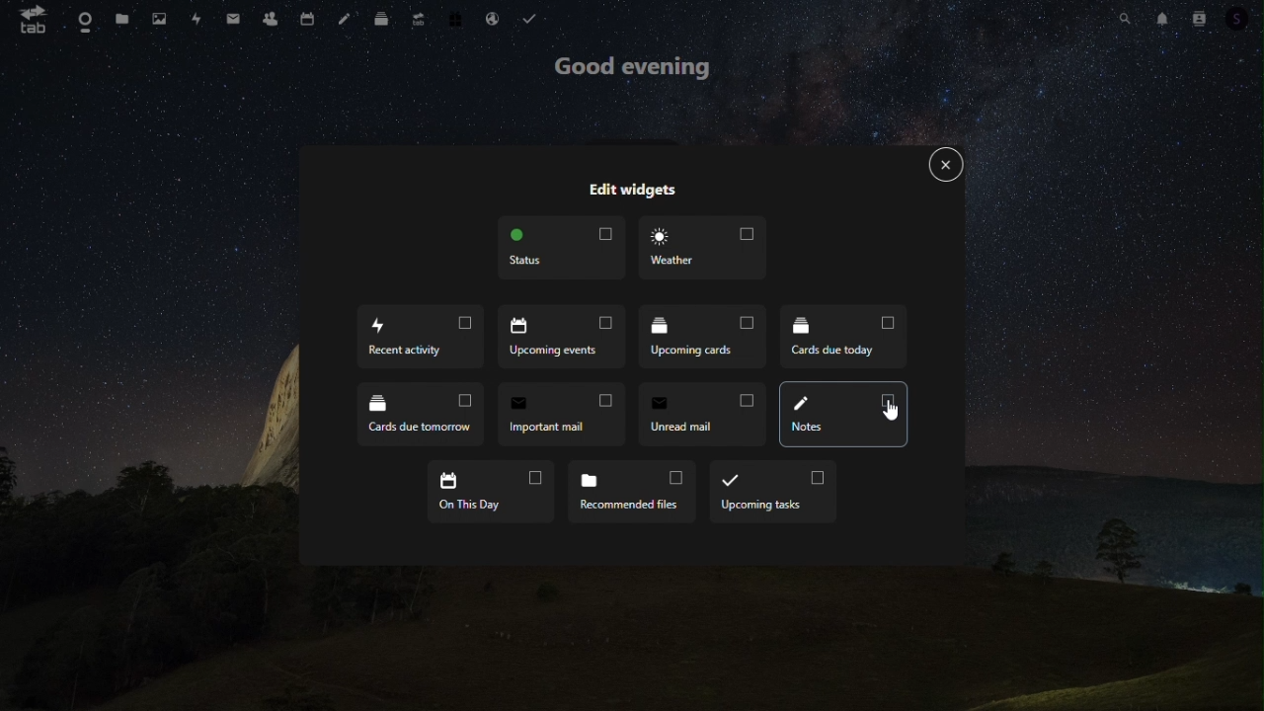 The image size is (1264, 711). What do you see at coordinates (419, 21) in the screenshot?
I see `upgrade` at bounding box center [419, 21].